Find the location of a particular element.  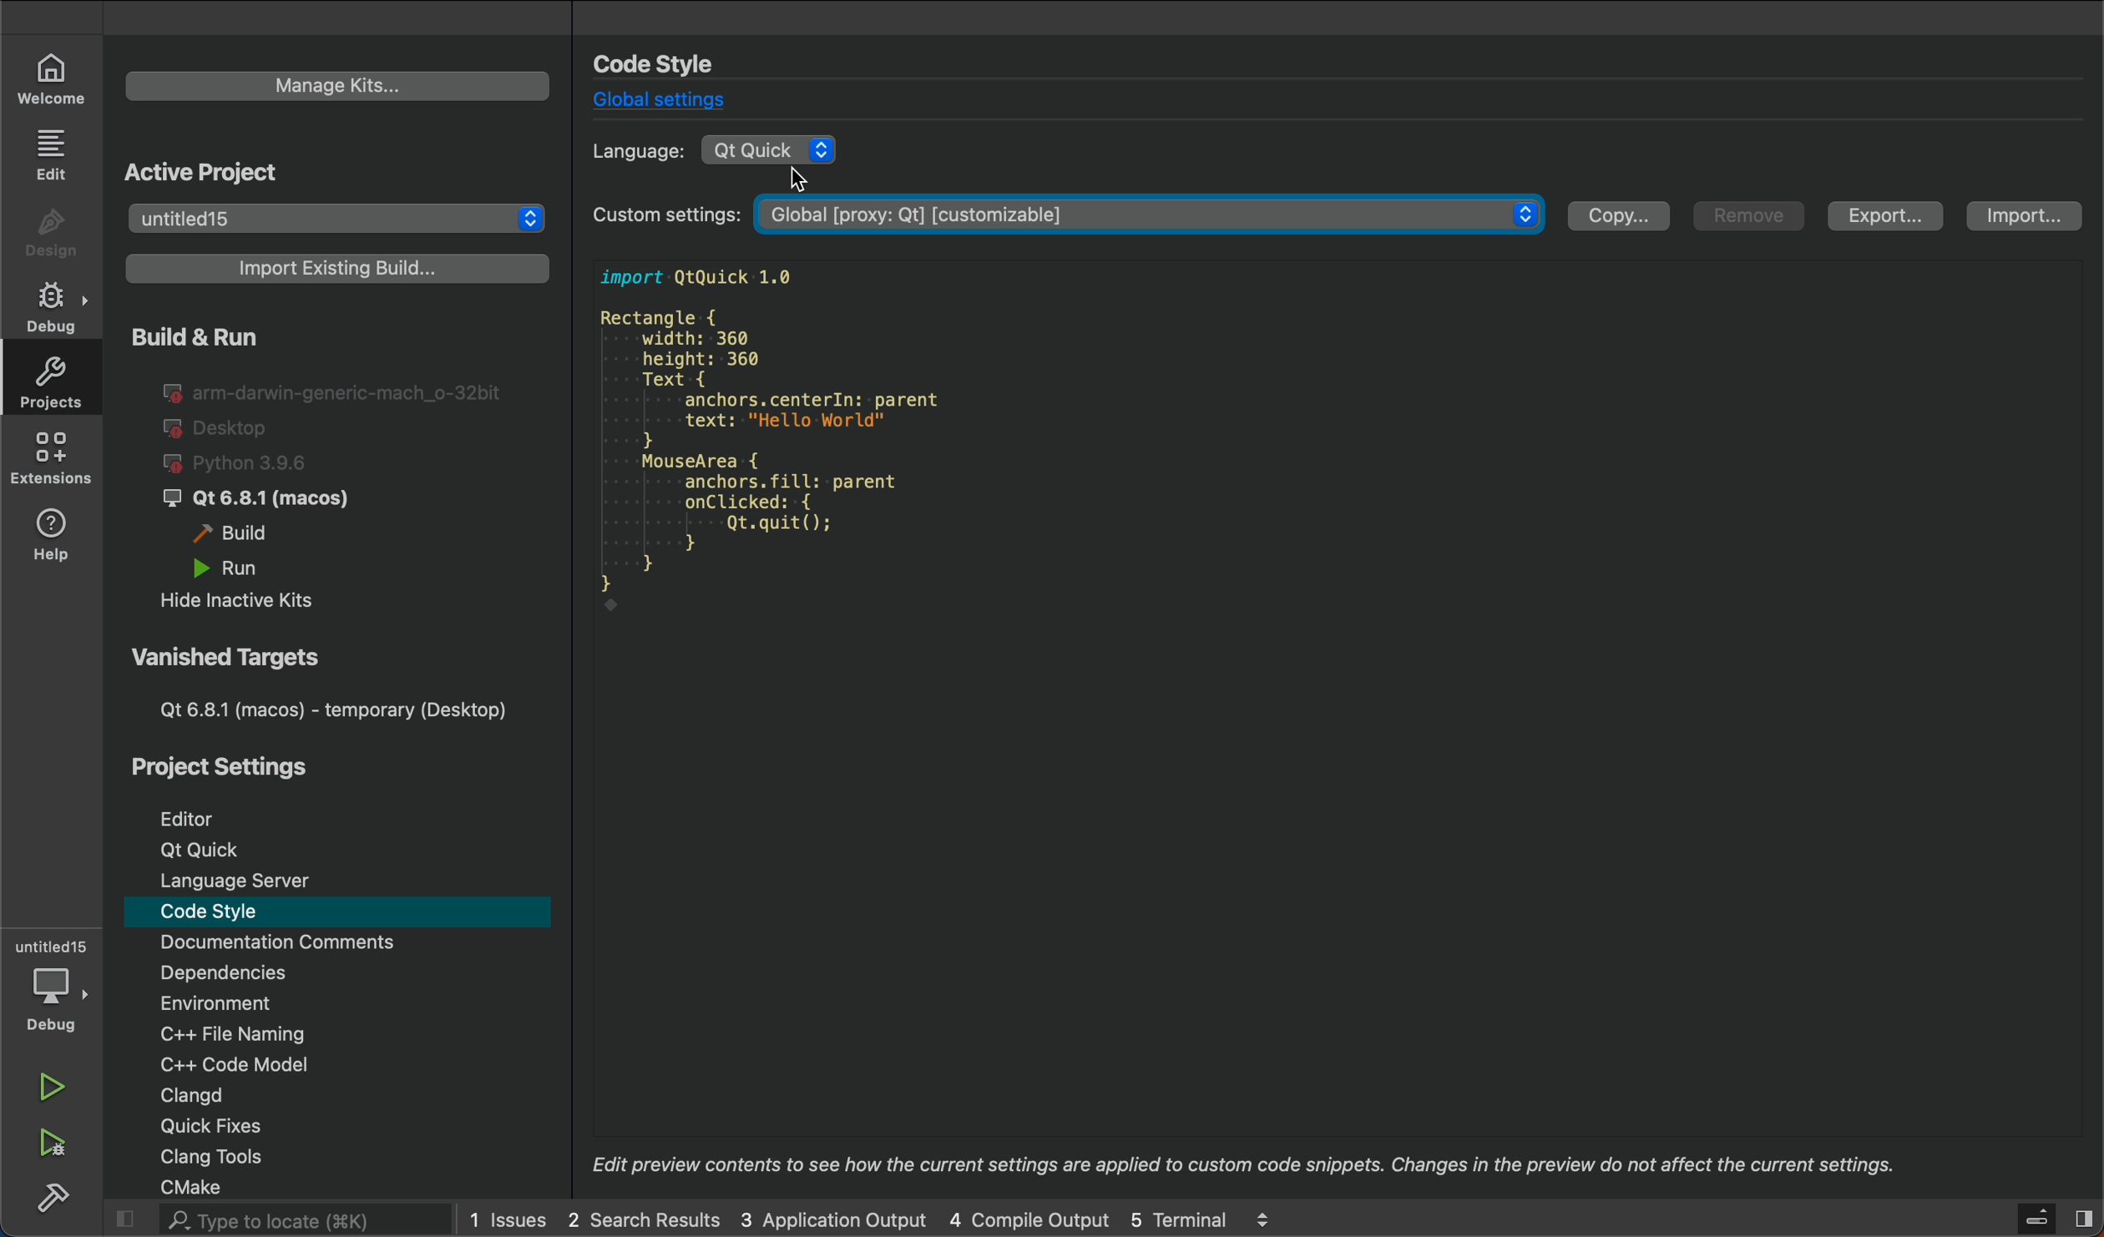

code style is located at coordinates (226, 915).